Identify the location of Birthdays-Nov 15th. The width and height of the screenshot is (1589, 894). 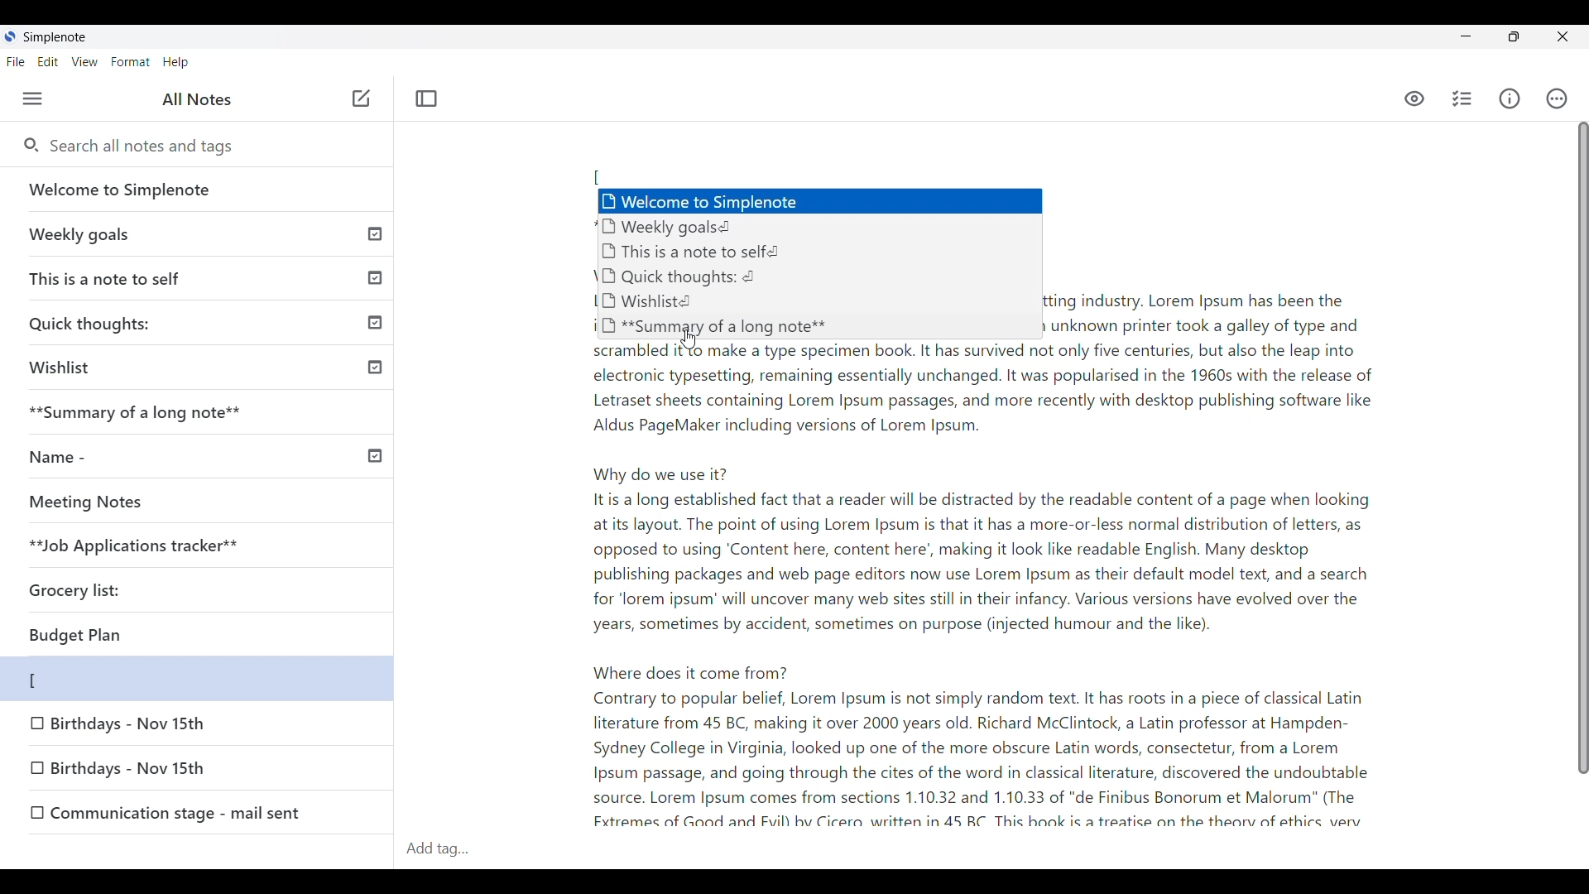
(170, 772).